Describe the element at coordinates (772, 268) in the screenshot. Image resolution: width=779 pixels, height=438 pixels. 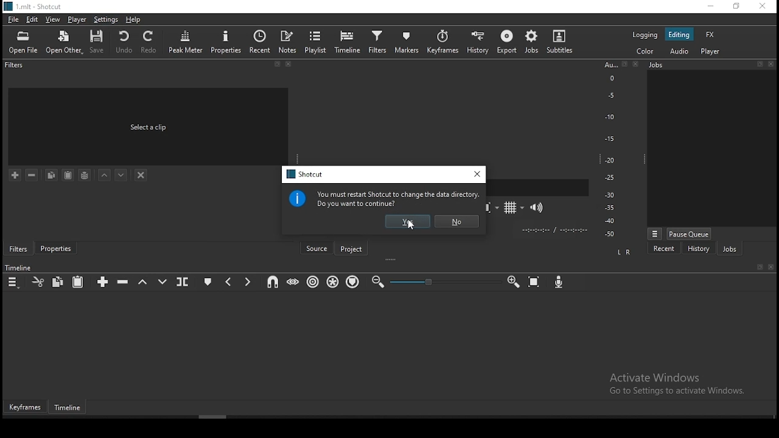
I see `close` at that location.